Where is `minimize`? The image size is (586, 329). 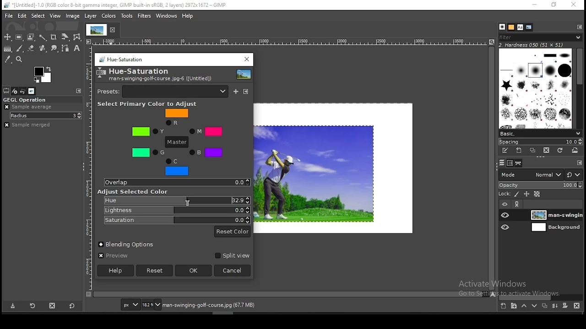
minimize is located at coordinates (536, 5).